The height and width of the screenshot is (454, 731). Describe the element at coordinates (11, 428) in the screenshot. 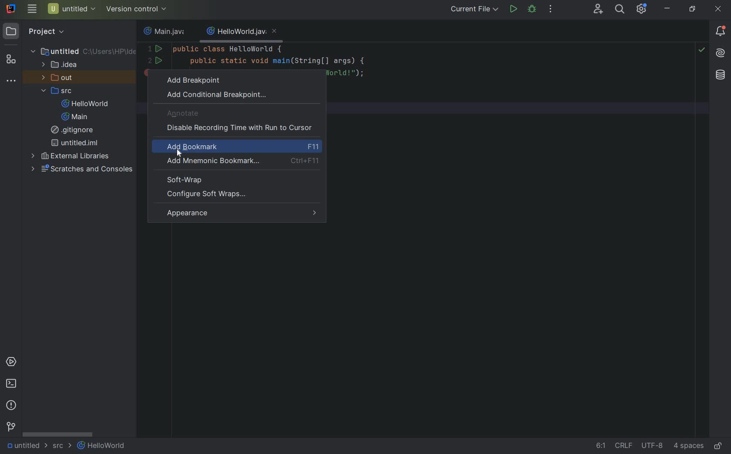

I see `version control` at that location.